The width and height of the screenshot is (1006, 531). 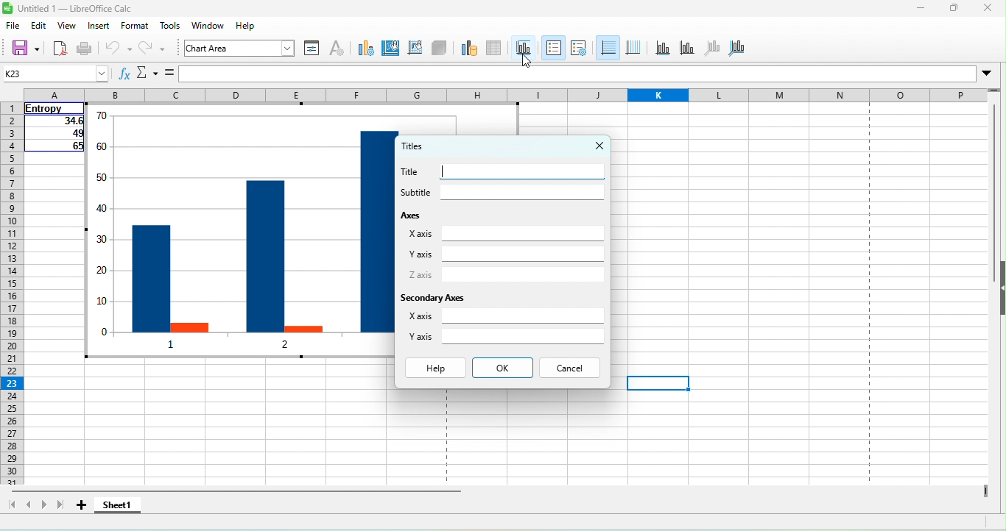 What do you see at coordinates (103, 224) in the screenshot?
I see `y axis values` at bounding box center [103, 224].